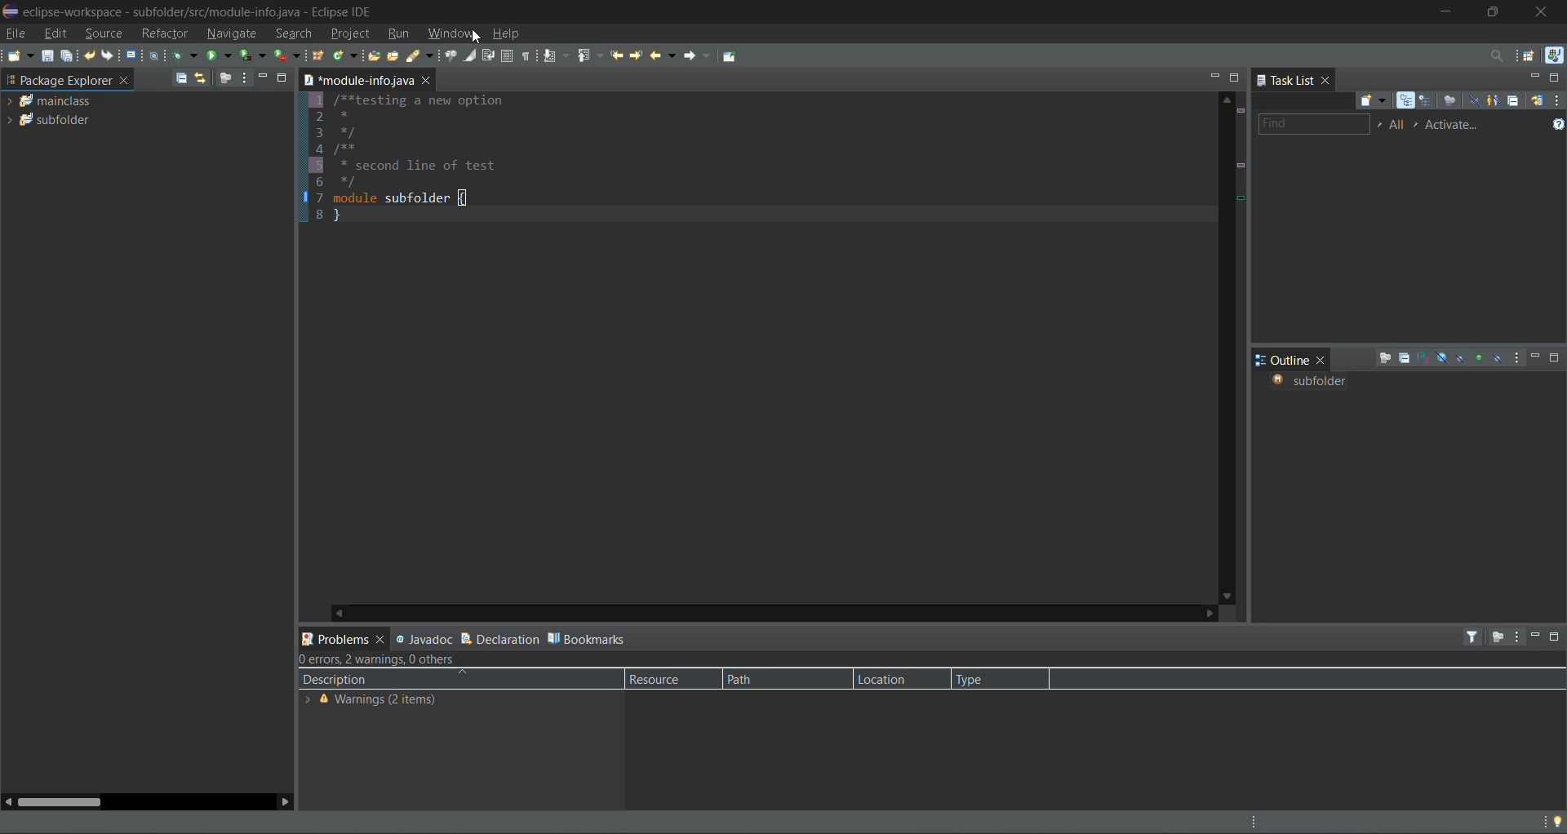 The image size is (1567, 834). I want to click on bookmarks, so click(590, 641).